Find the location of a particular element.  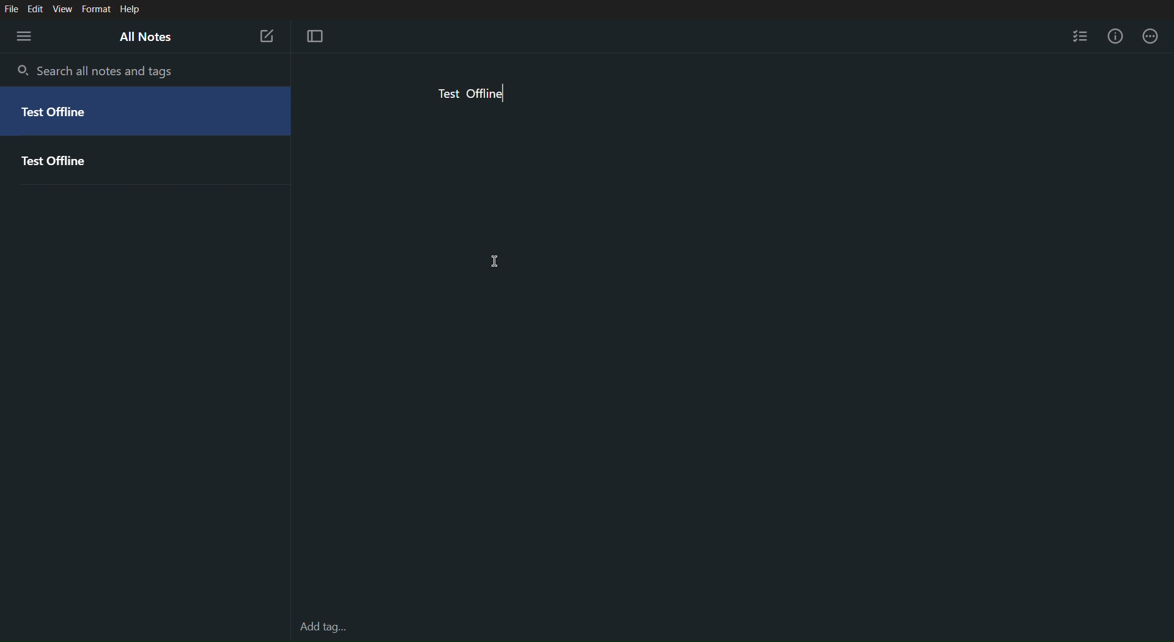

test offline is located at coordinates (147, 111).